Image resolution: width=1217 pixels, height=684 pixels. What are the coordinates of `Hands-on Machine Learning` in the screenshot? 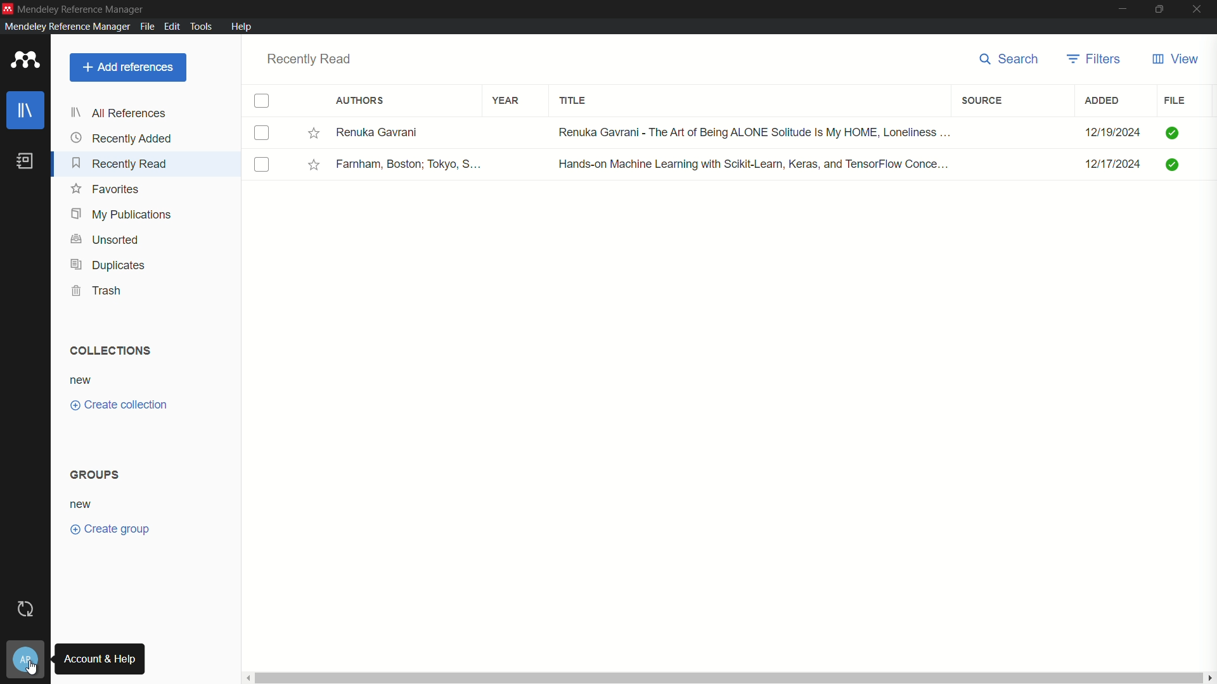 It's located at (758, 164).